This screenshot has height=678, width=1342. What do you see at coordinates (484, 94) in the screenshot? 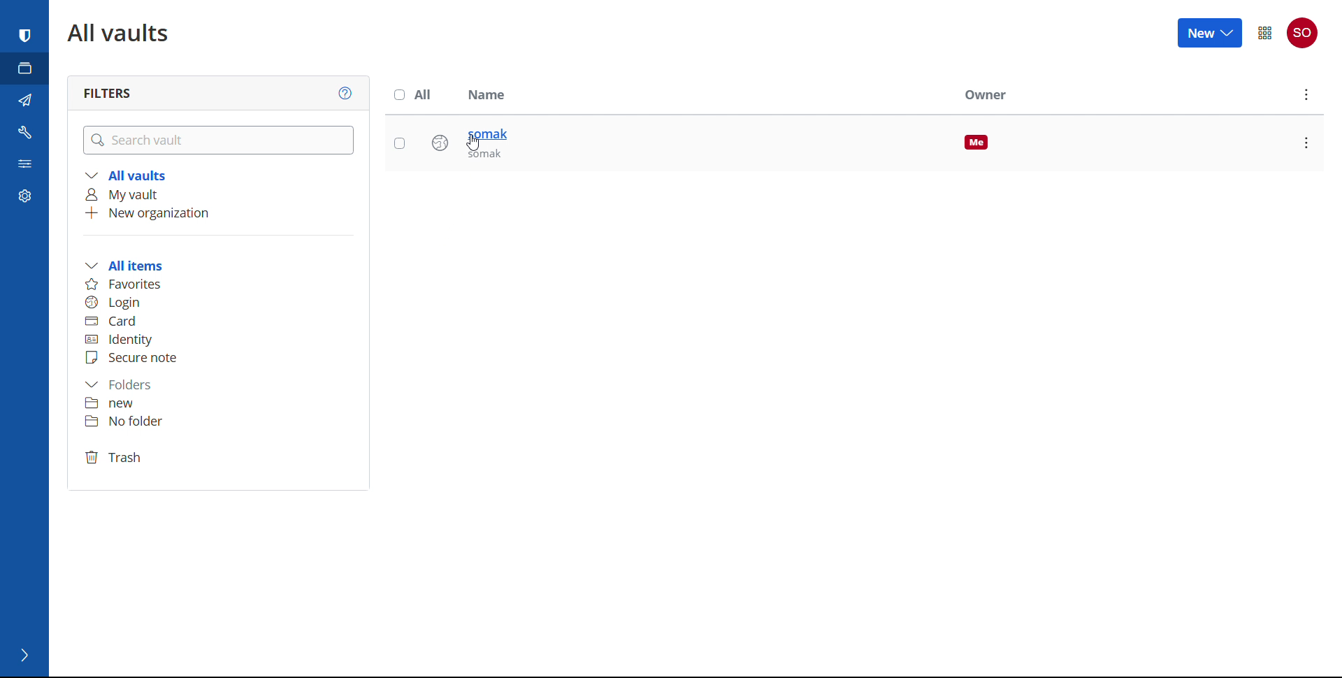
I see `name` at bounding box center [484, 94].